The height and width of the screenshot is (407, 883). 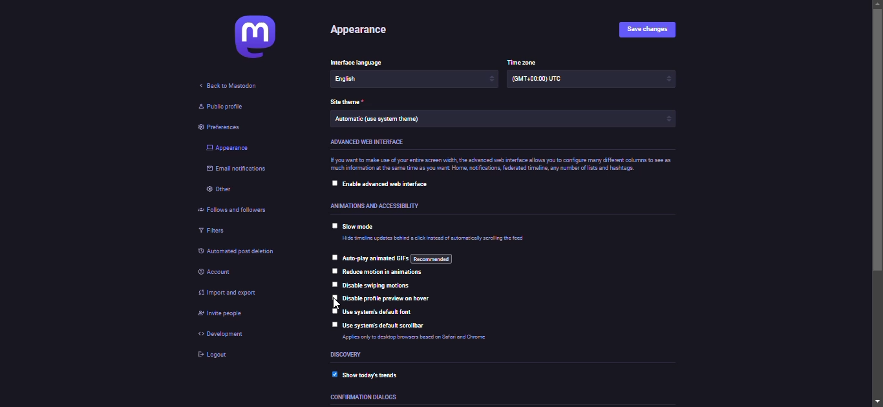 I want to click on time zone, so click(x=520, y=61).